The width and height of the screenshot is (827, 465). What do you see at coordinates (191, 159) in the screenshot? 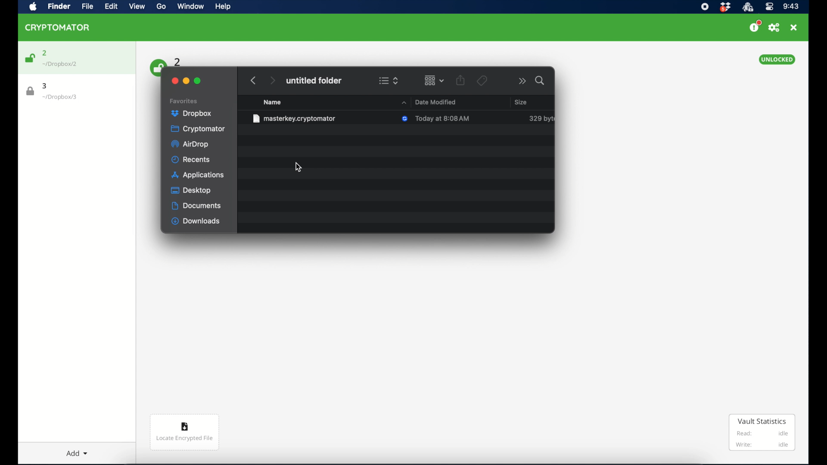
I see `recents` at bounding box center [191, 159].